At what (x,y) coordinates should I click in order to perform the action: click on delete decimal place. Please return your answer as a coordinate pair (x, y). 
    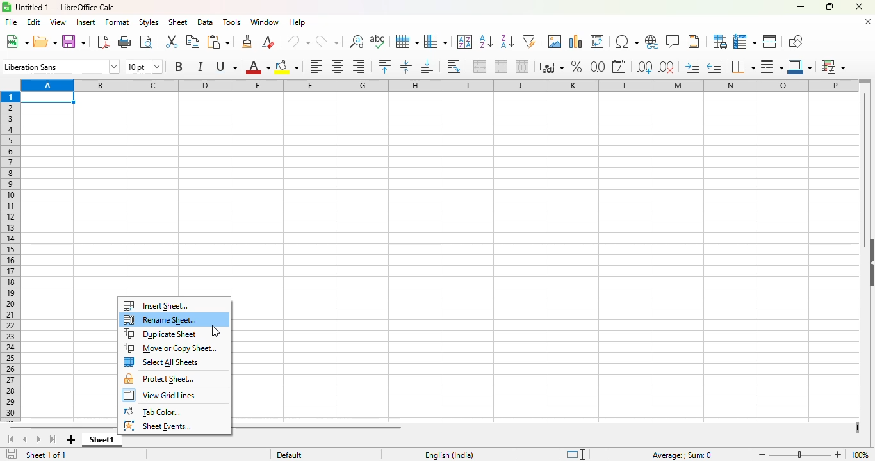
    Looking at the image, I should click on (667, 67).